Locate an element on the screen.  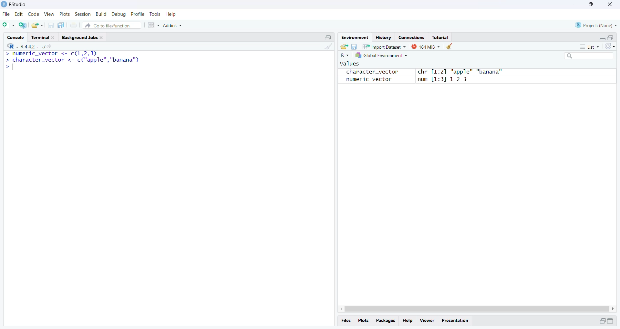
Viewer is located at coordinates (427, 321).